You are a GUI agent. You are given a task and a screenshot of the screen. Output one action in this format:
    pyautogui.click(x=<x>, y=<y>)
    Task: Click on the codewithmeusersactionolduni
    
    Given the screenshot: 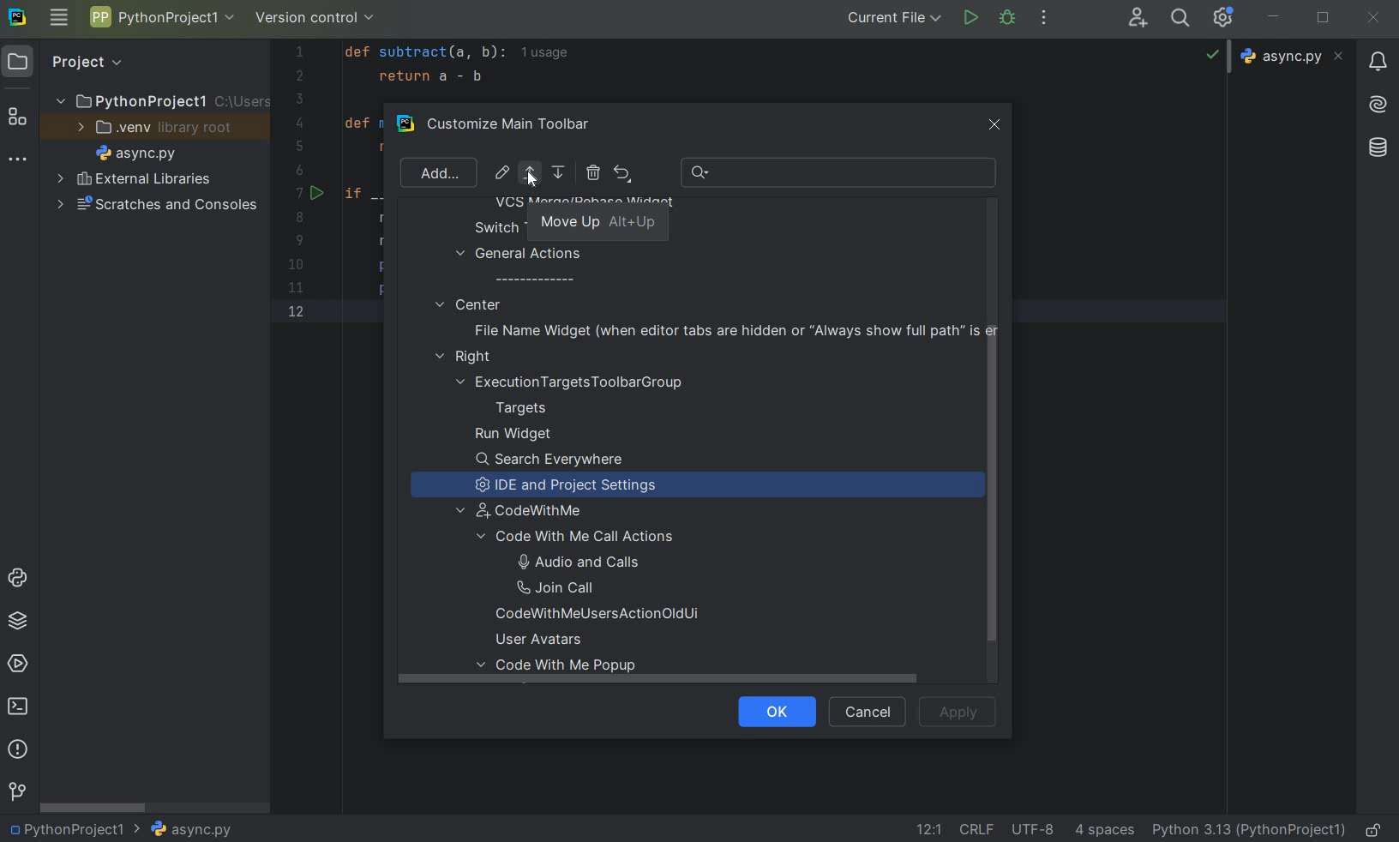 What is the action you would take?
    pyautogui.click(x=597, y=616)
    